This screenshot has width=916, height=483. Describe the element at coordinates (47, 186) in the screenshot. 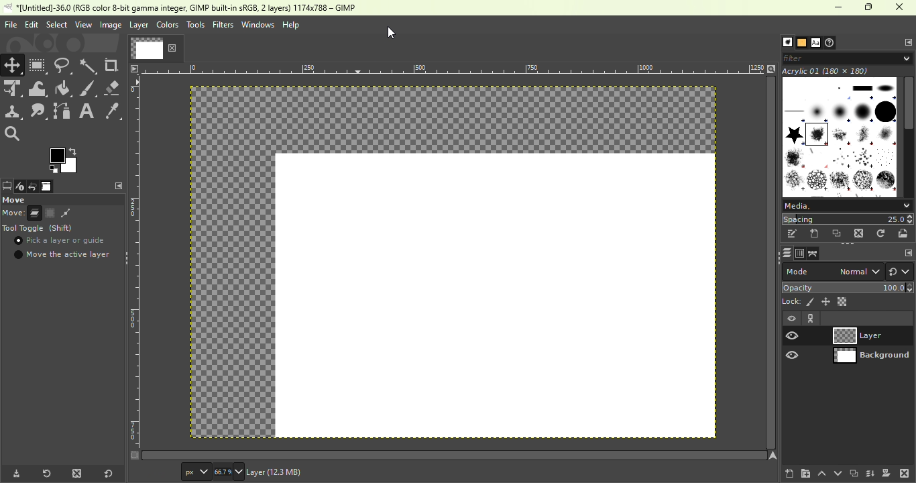

I see `Image` at that location.